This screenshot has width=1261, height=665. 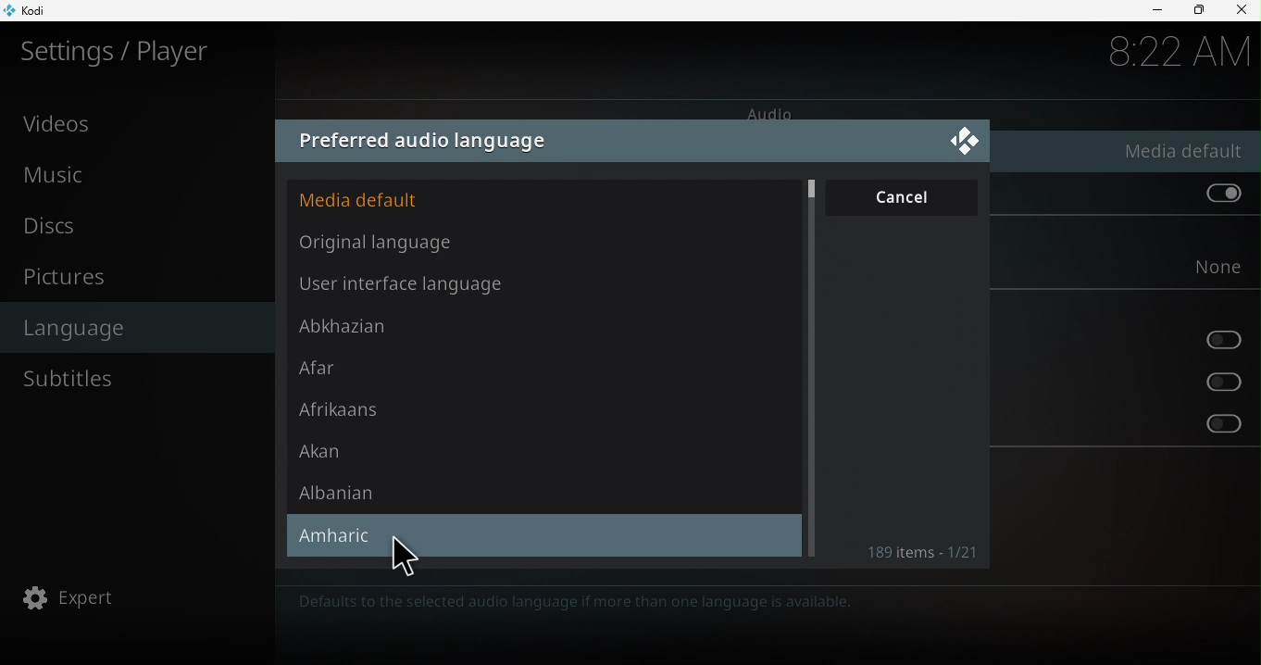 I want to click on Prefer audio stream for the visually impaired, so click(x=1215, y=342).